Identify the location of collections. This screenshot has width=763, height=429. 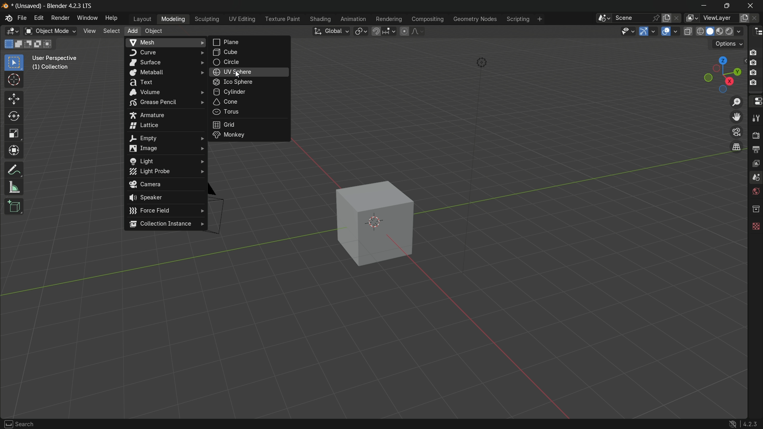
(755, 209).